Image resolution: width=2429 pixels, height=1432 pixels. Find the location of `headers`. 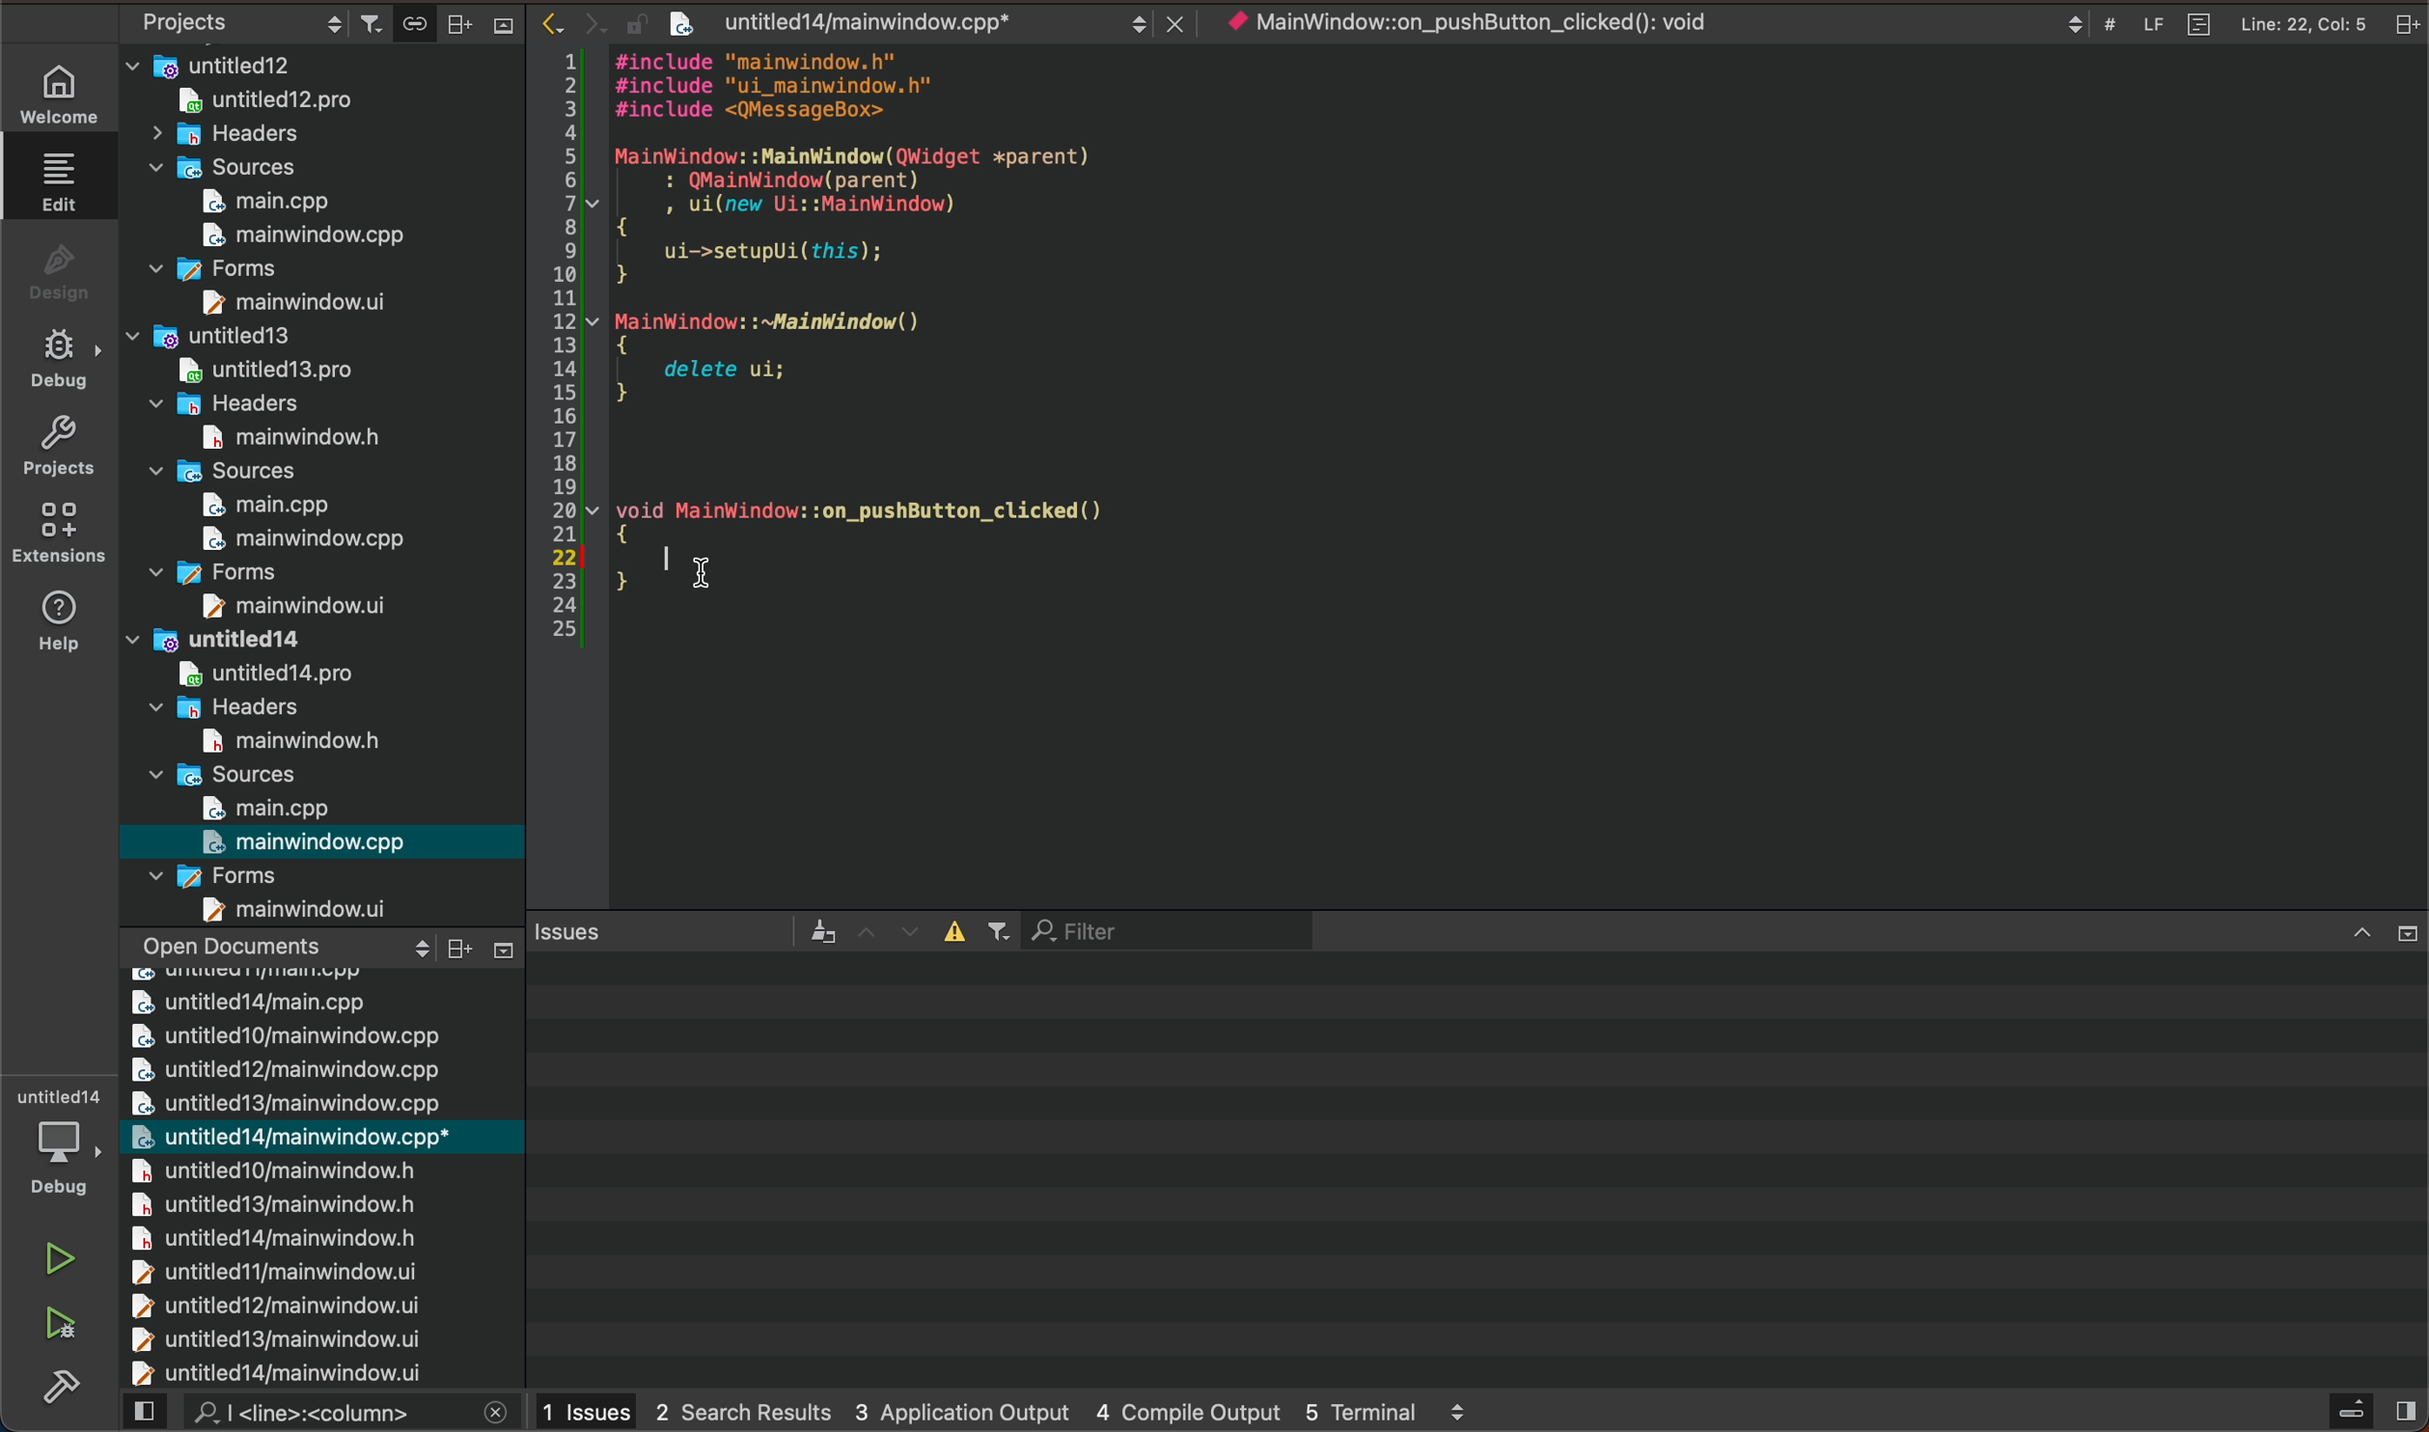

headers is located at coordinates (251, 137).